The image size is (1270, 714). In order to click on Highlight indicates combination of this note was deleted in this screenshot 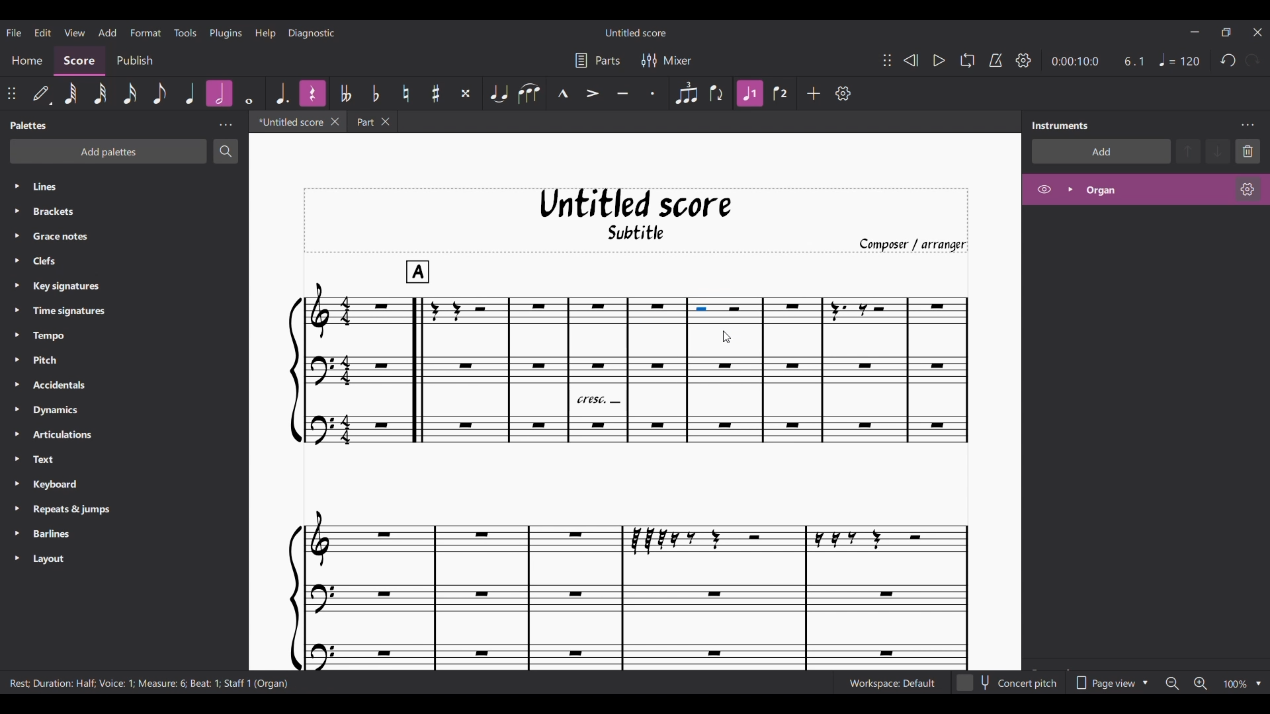, I will do `click(220, 93)`.